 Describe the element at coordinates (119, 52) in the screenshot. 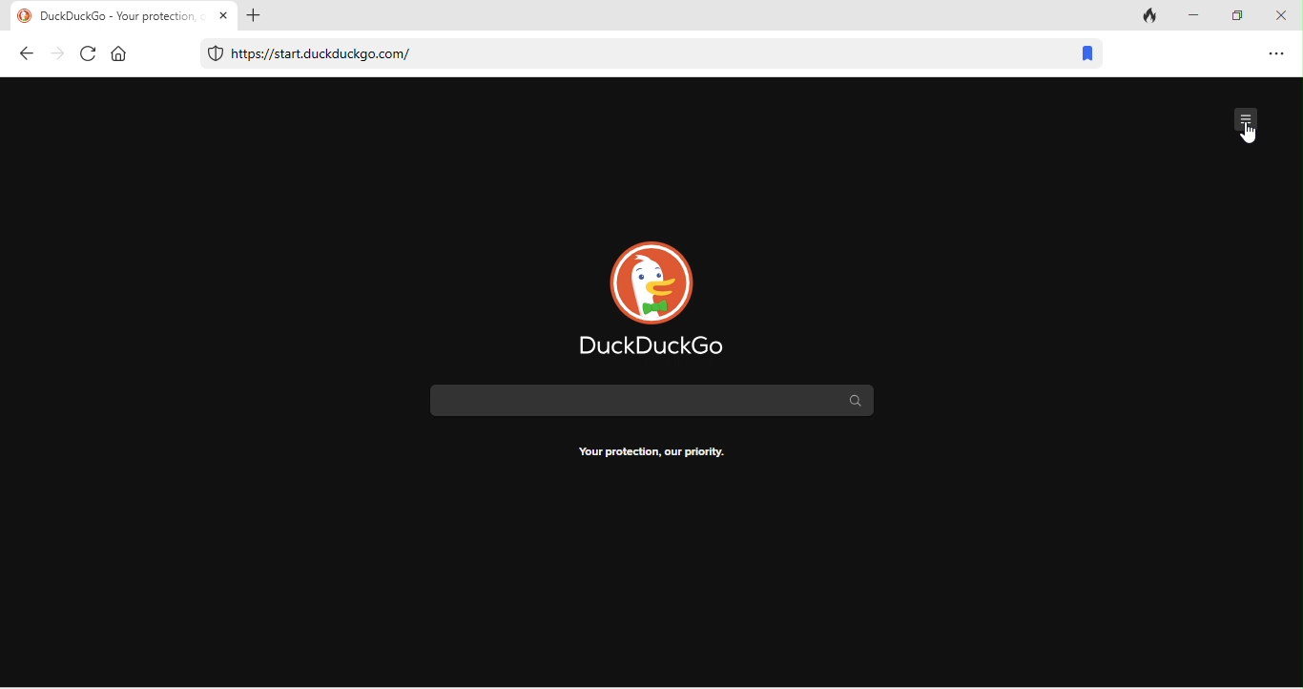

I see `home` at that location.